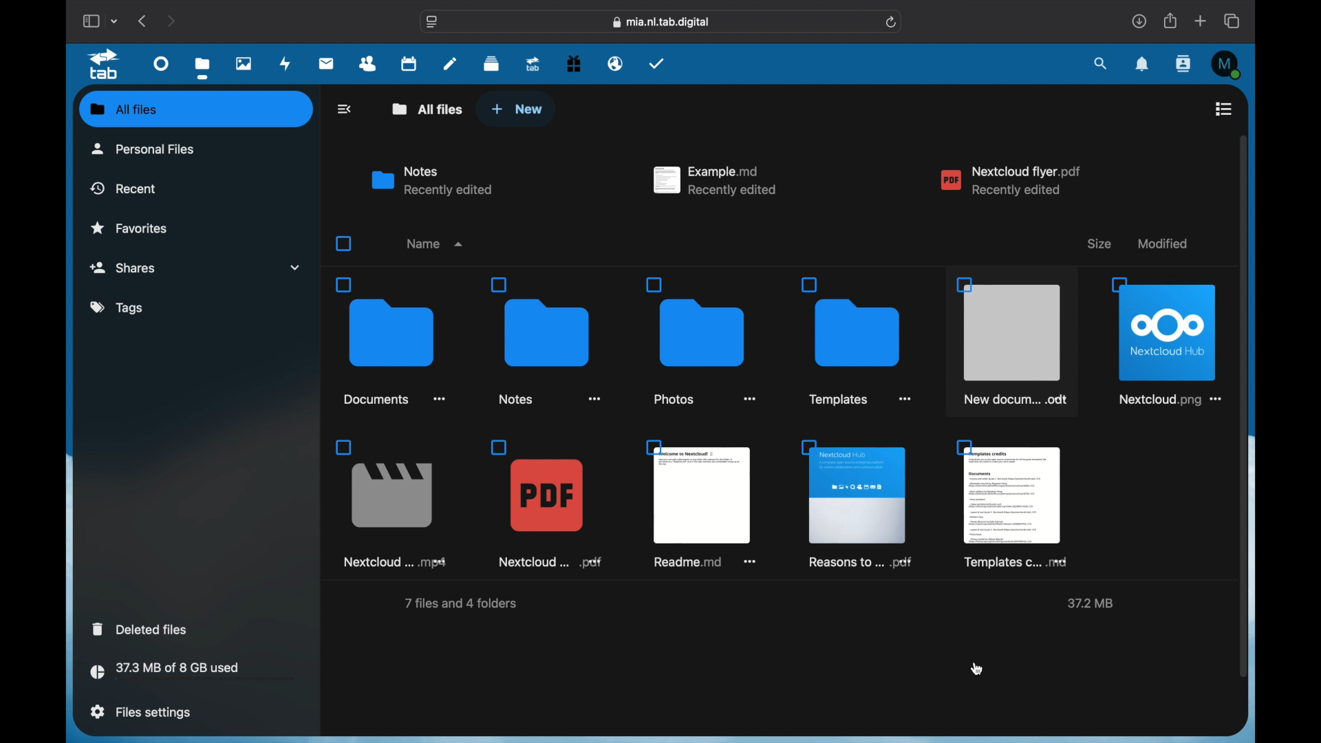  What do you see at coordinates (90, 21) in the screenshot?
I see `show sidebar` at bounding box center [90, 21].